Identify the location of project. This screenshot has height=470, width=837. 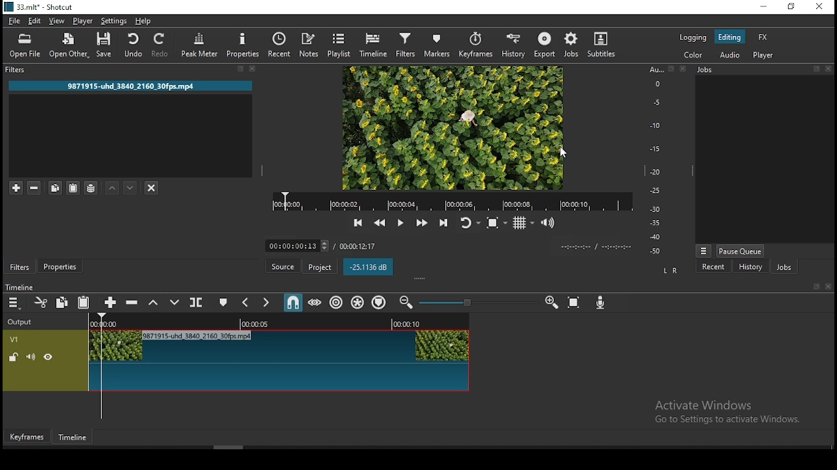
(322, 268).